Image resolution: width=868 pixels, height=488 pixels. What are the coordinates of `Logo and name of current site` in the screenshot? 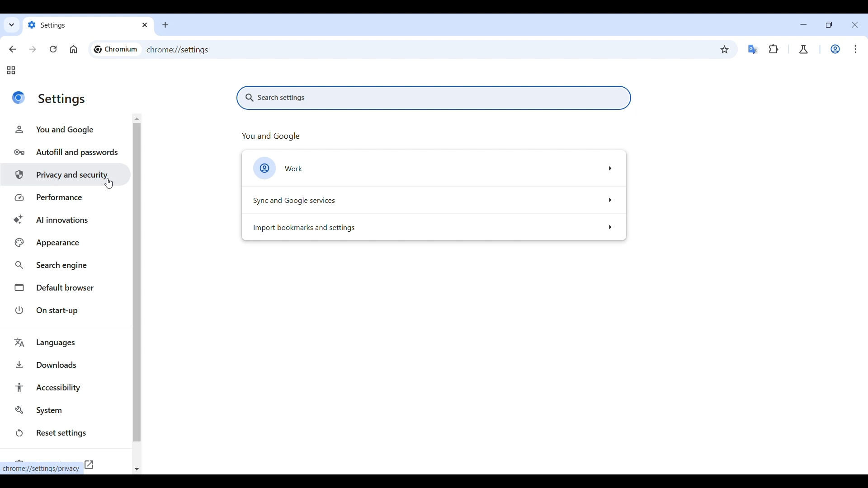 It's located at (116, 49).